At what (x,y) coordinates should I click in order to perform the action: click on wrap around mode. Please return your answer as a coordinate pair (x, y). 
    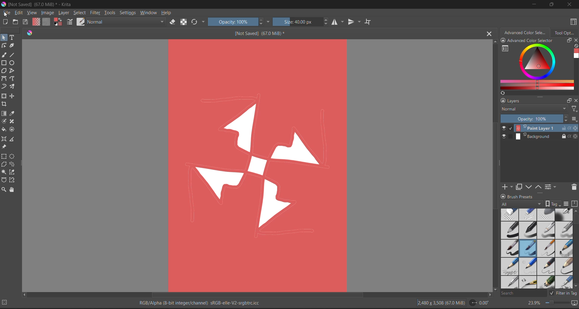
    Looking at the image, I should click on (368, 22).